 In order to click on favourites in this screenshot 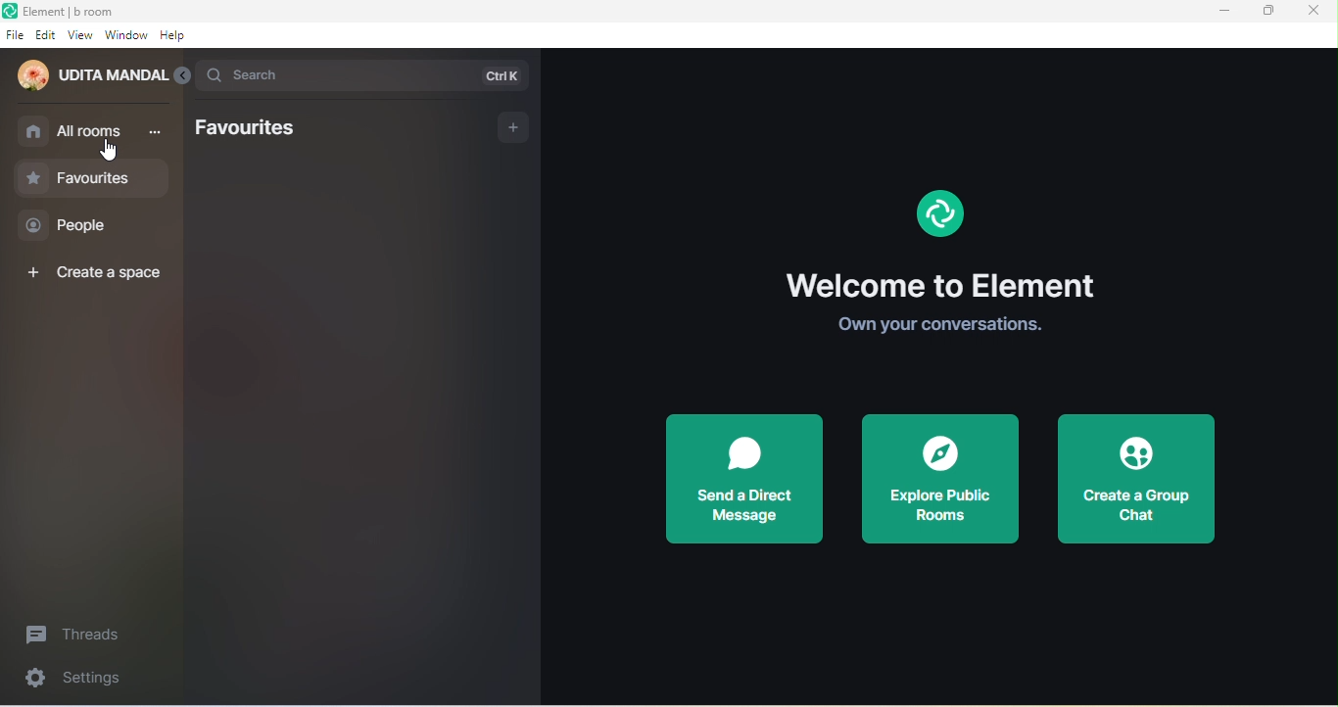, I will do `click(254, 129)`.